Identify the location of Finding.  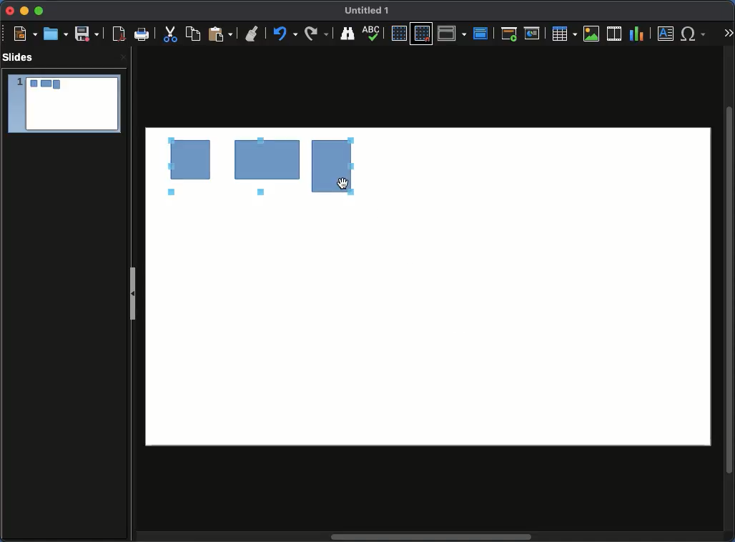
(317, 34).